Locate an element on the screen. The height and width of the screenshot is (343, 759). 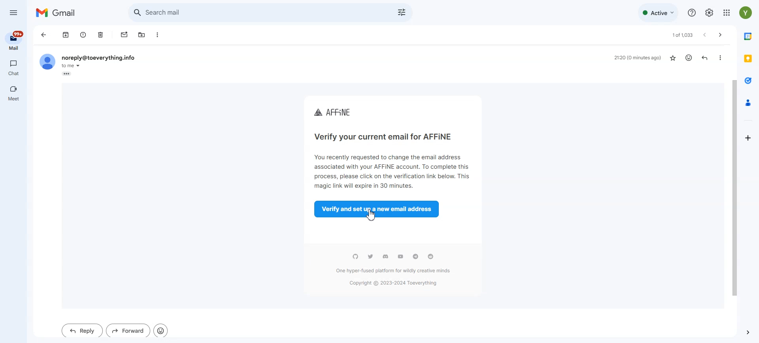
Meet is located at coordinates (13, 94).